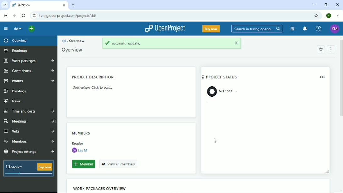 The image size is (343, 193). What do you see at coordinates (325, 5) in the screenshot?
I see `Restore down` at bounding box center [325, 5].